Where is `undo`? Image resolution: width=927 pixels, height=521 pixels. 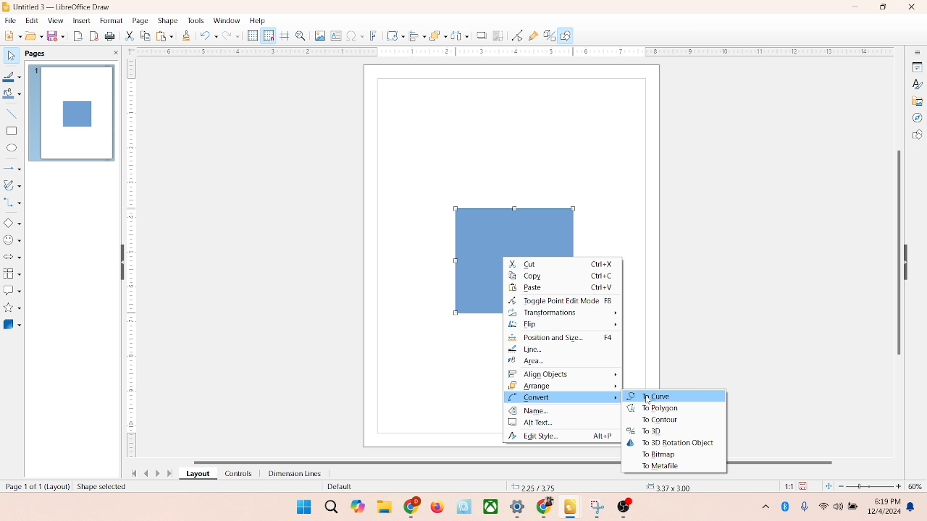 undo is located at coordinates (209, 37).